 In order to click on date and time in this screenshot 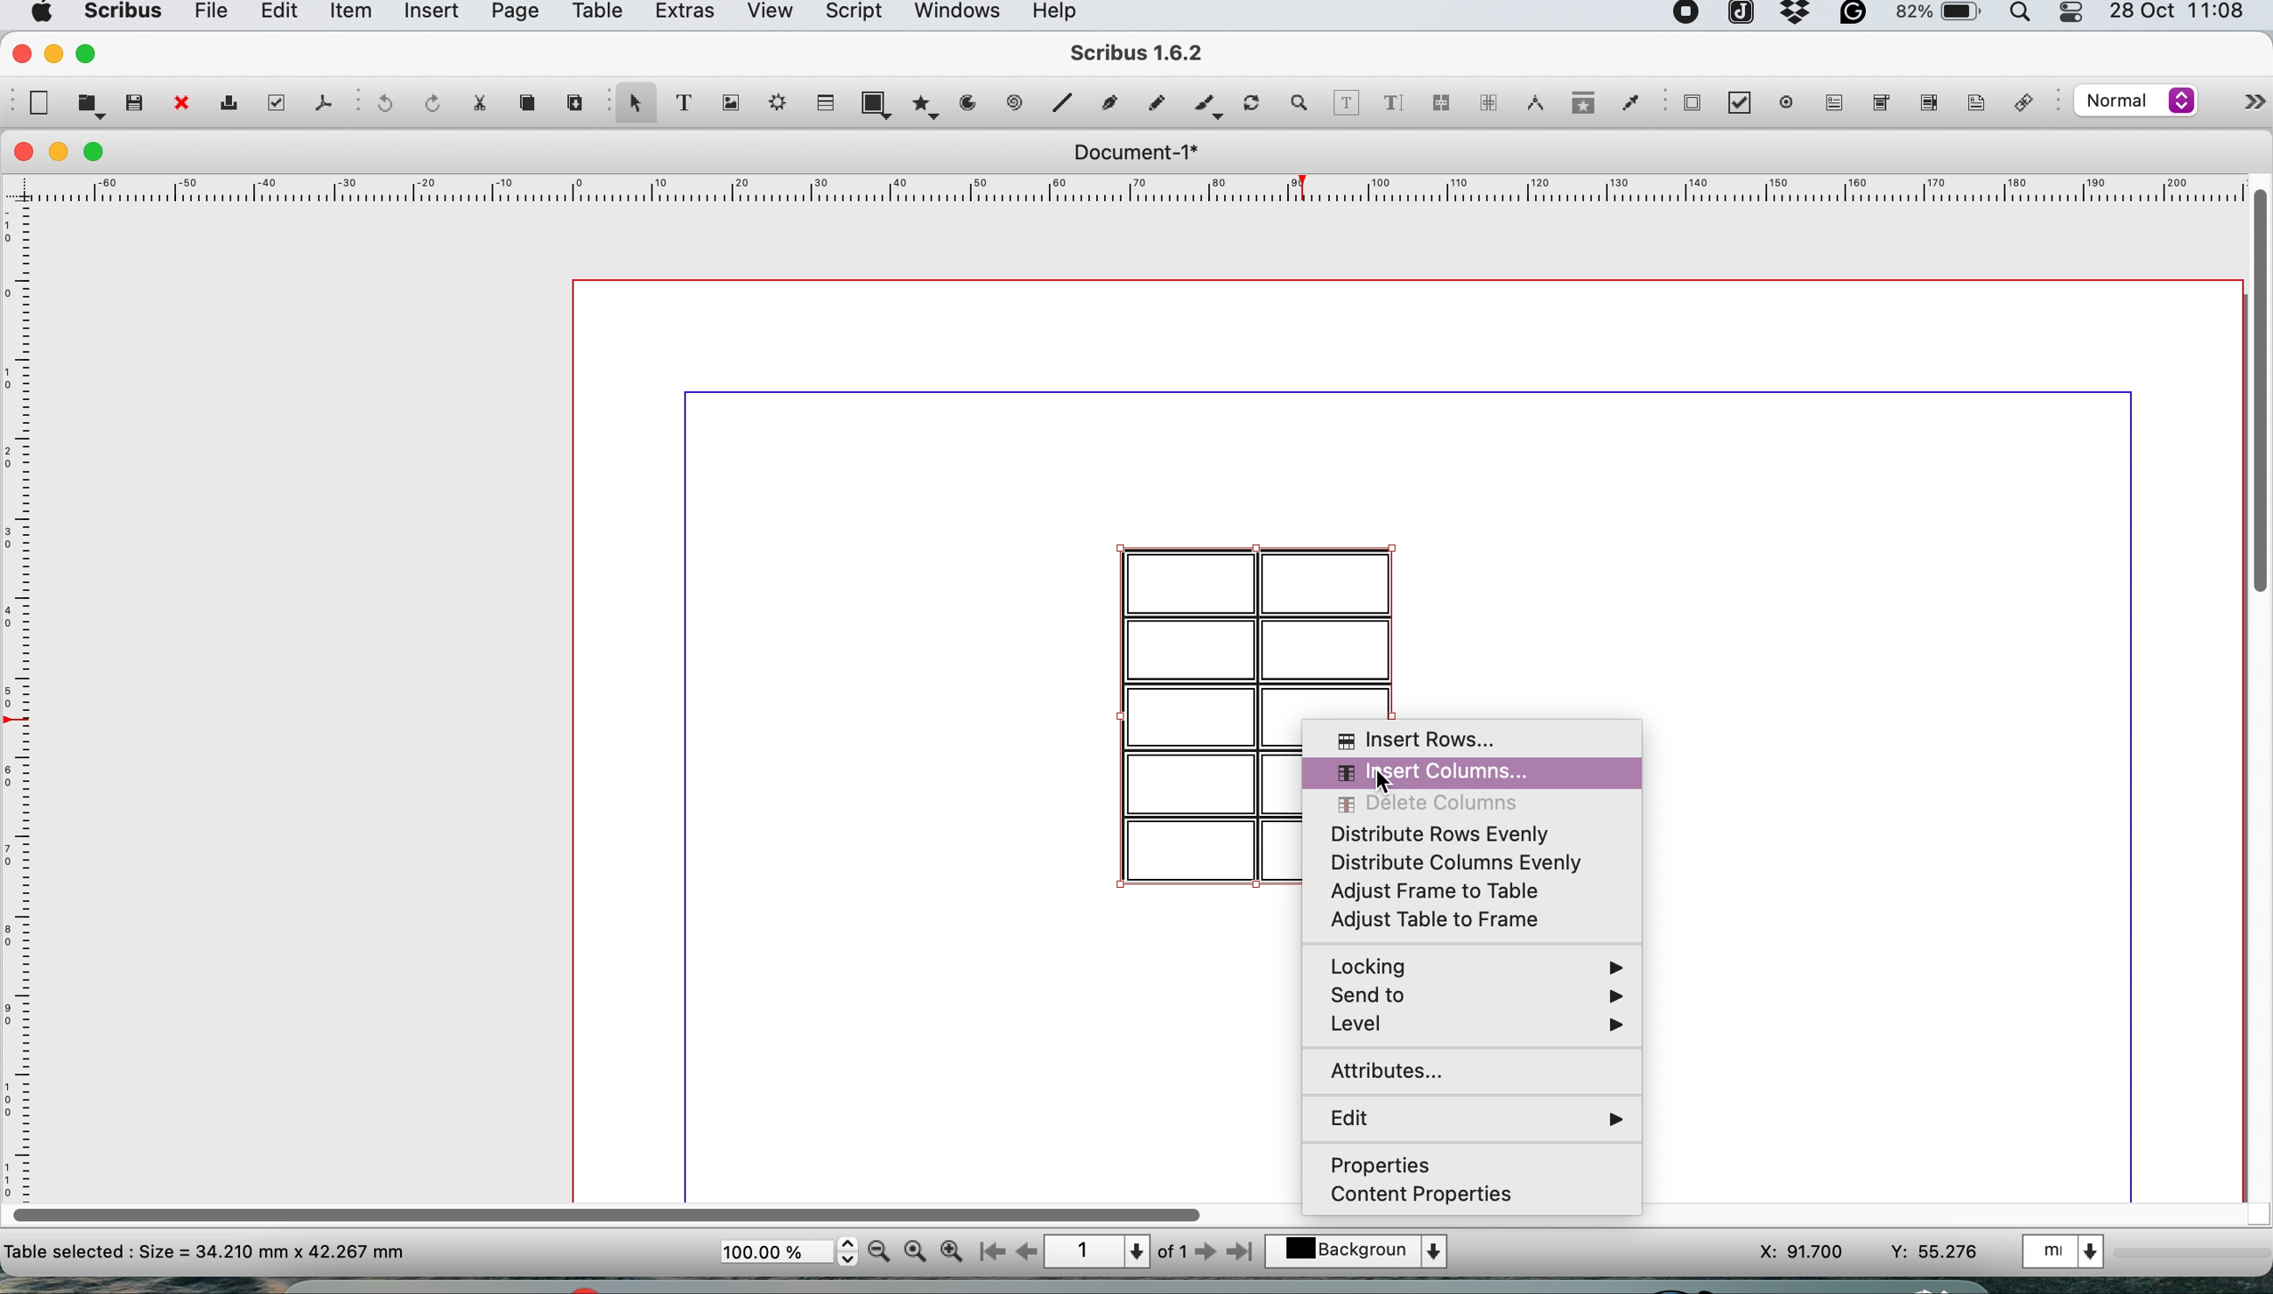, I will do `click(2181, 13)`.